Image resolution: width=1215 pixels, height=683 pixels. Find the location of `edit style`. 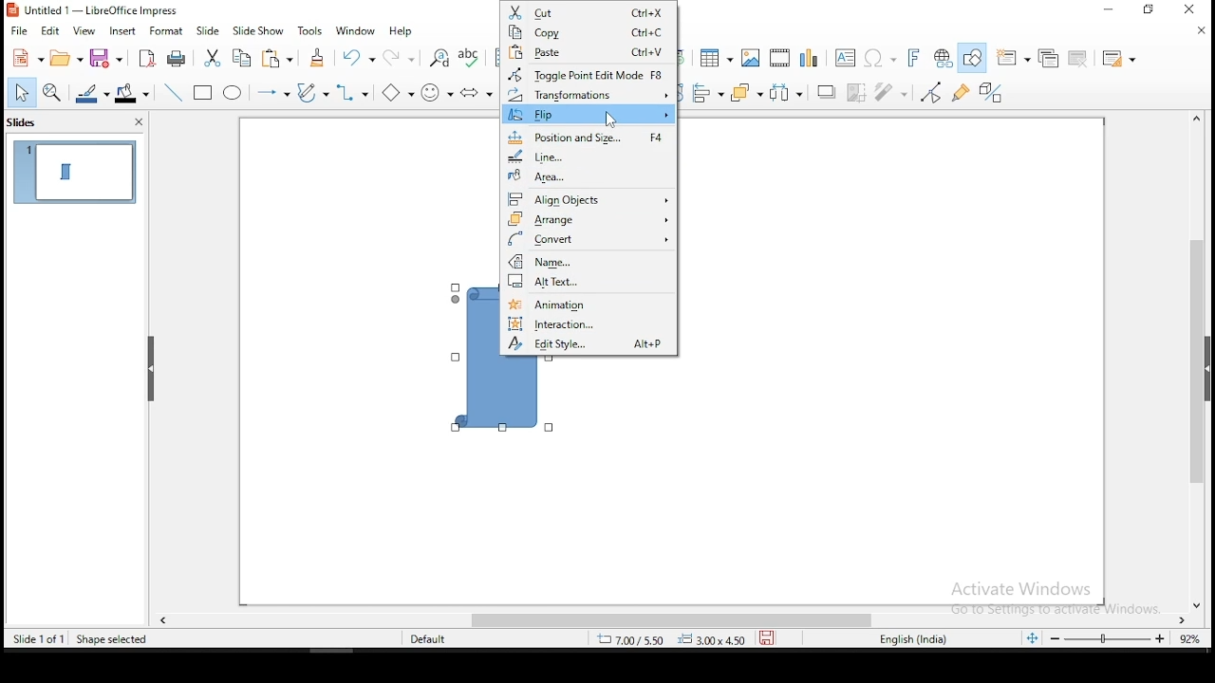

edit style is located at coordinates (591, 344).